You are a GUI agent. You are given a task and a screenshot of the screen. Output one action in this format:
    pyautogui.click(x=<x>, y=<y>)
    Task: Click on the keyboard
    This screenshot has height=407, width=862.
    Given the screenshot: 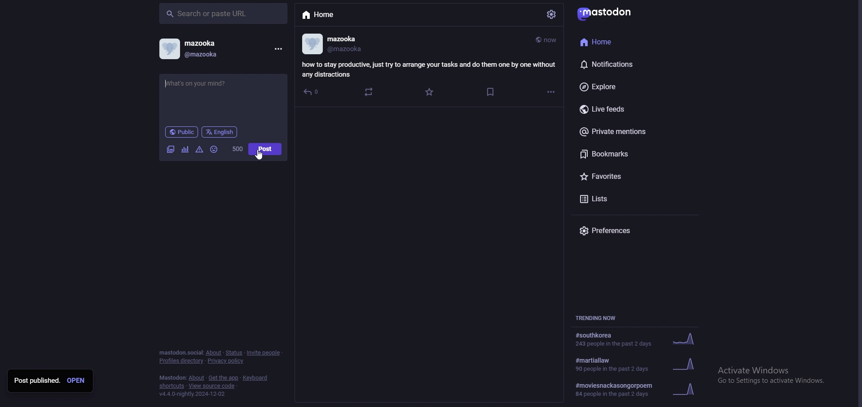 What is the action you would take?
    pyautogui.click(x=255, y=377)
    